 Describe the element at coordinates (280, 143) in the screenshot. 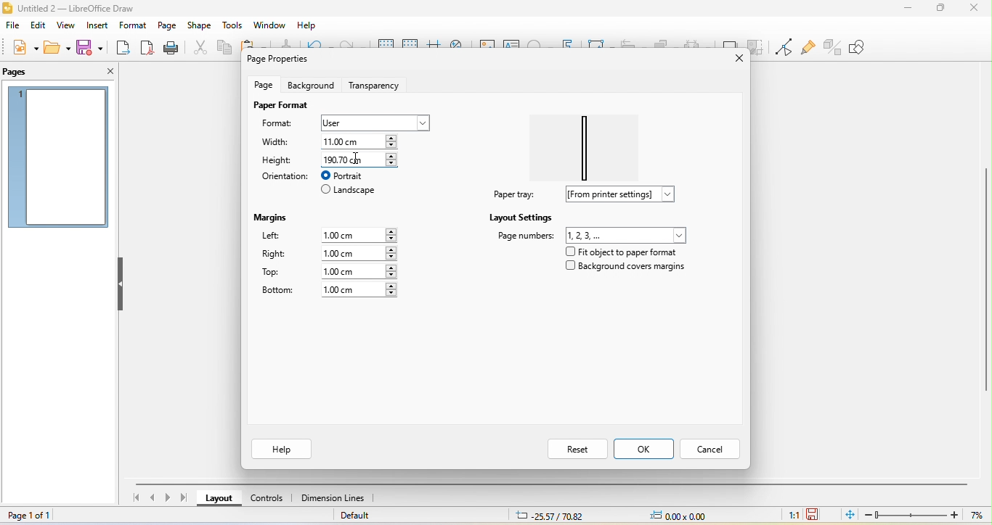

I see `width` at that location.